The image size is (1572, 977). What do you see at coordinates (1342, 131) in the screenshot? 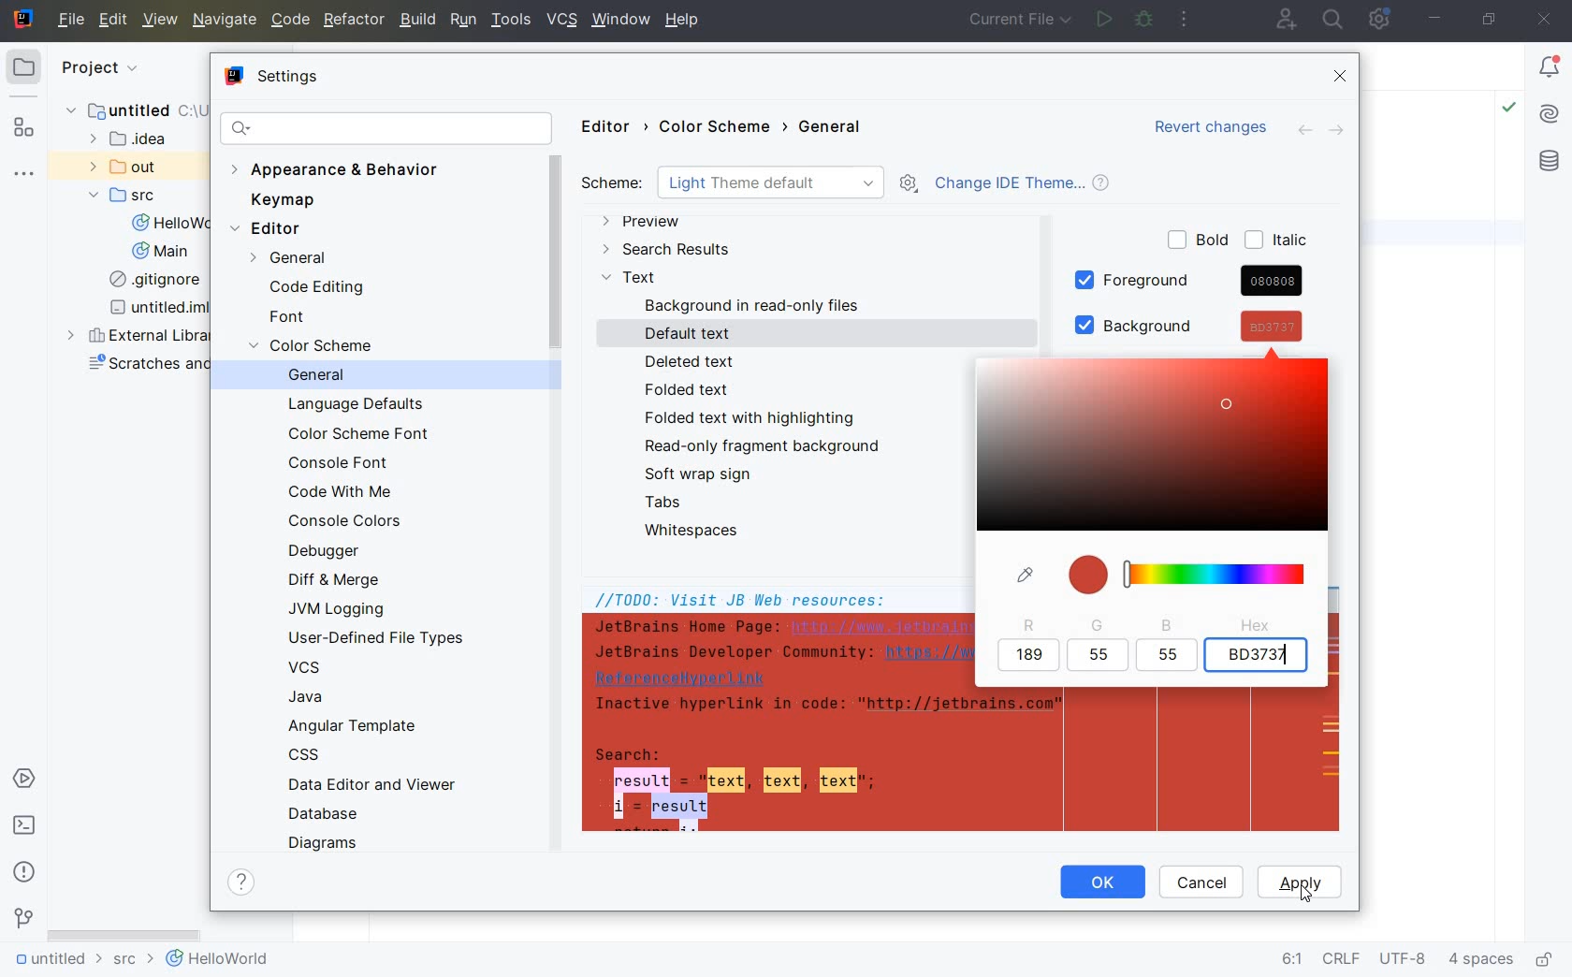
I see `FORWARD` at bounding box center [1342, 131].